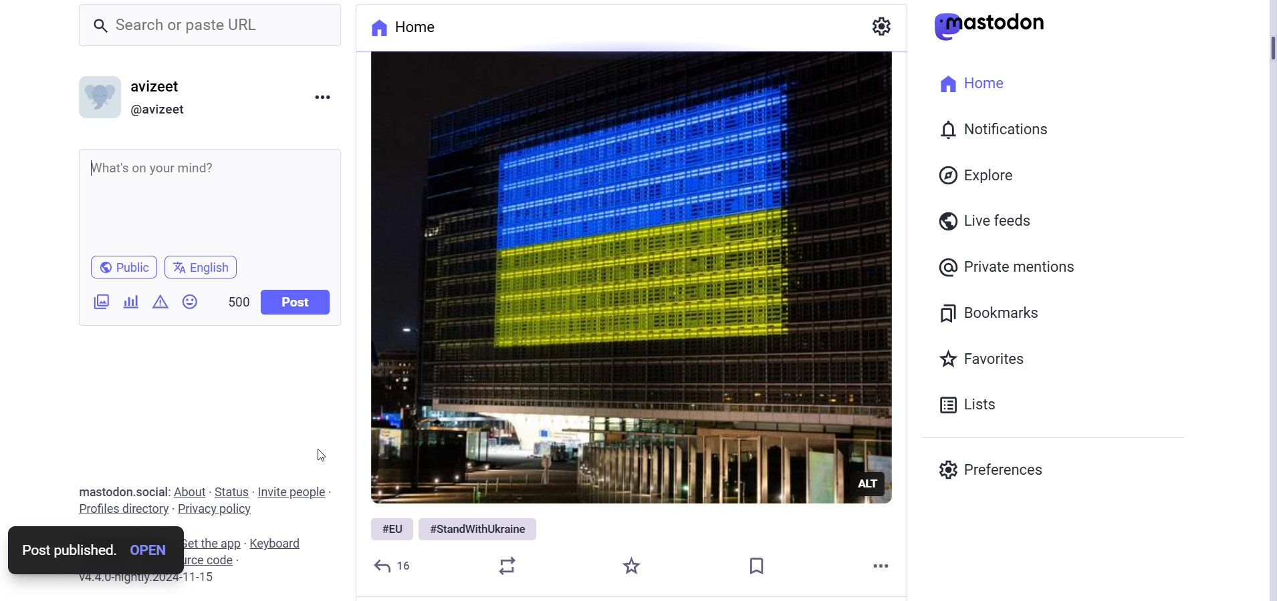  I want to click on Cursor, so click(321, 455).